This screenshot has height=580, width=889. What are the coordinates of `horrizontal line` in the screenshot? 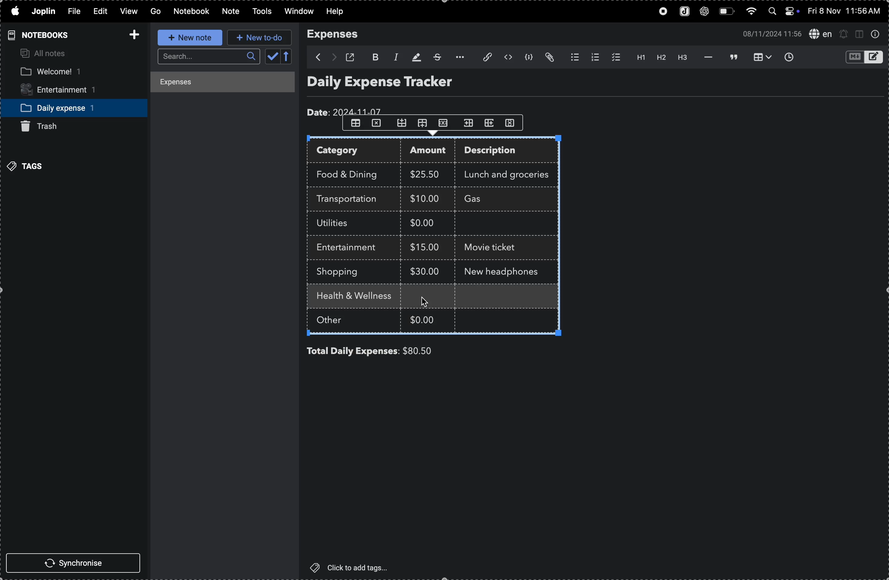 It's located at (706, 57).